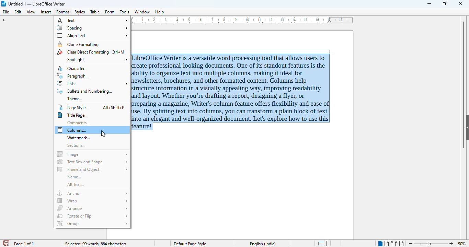 The height and width of the screenshot is (247, 469). I want to click on minimize, so click(430, 4).